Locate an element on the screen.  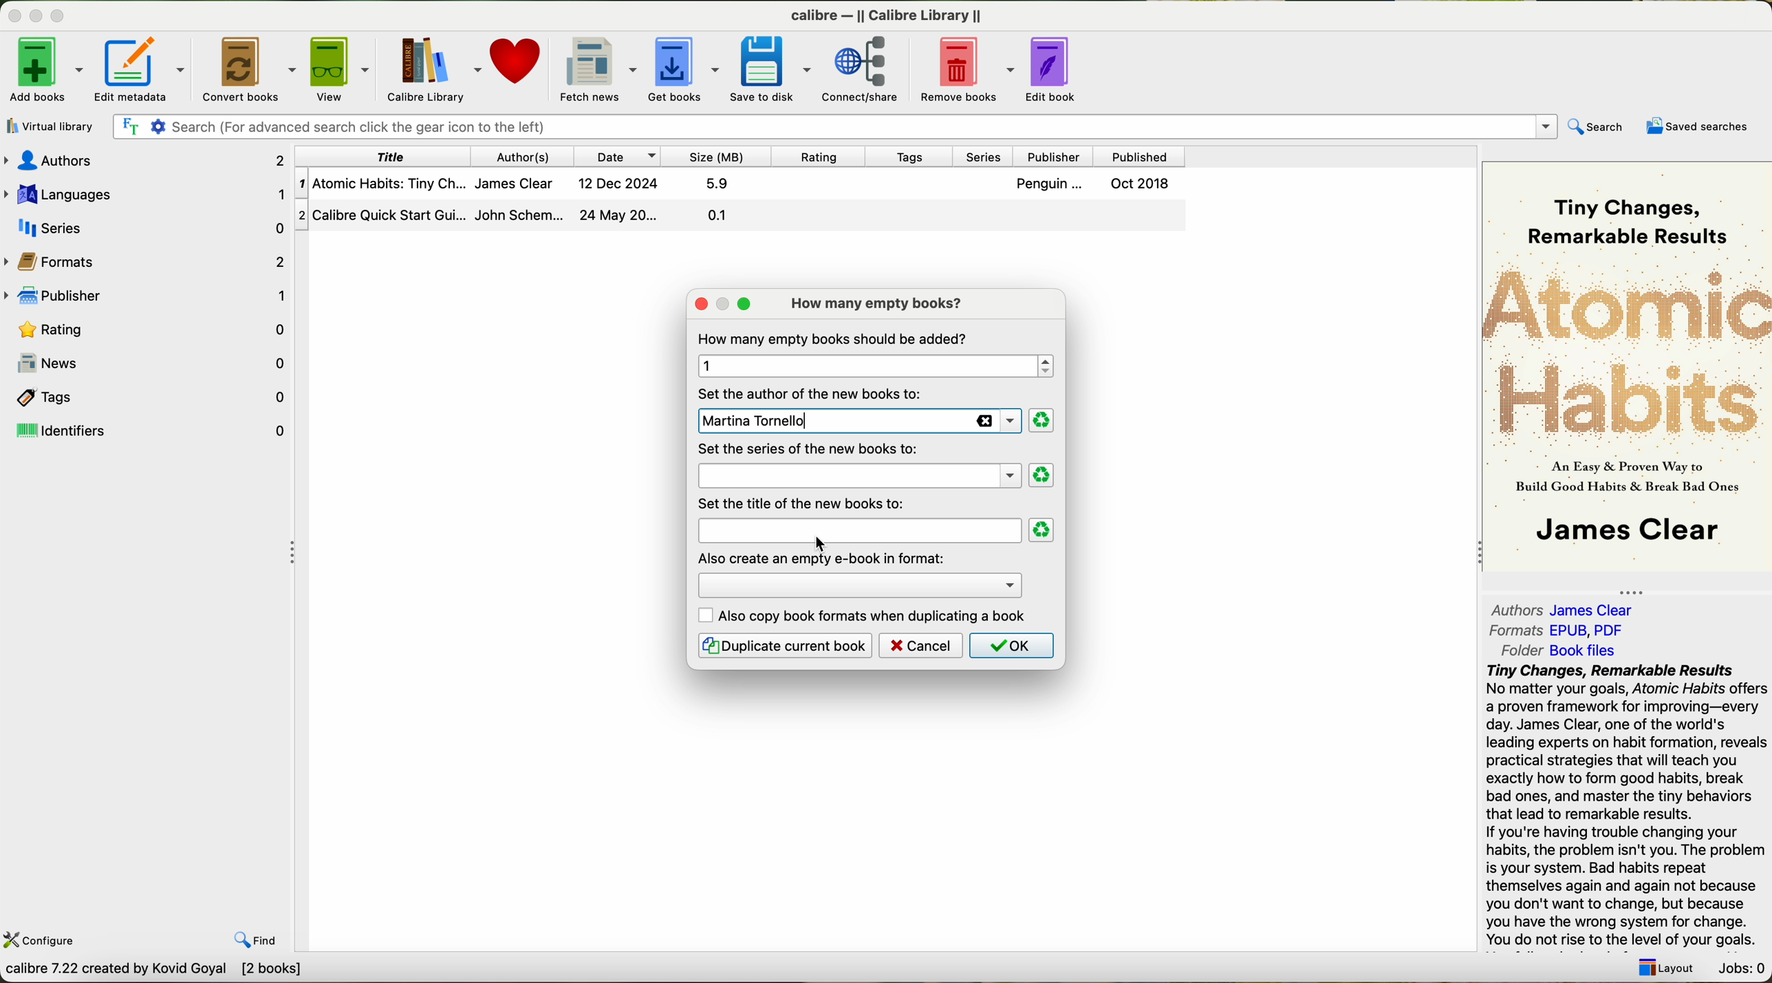
published is located at coordinates (1144, 155).